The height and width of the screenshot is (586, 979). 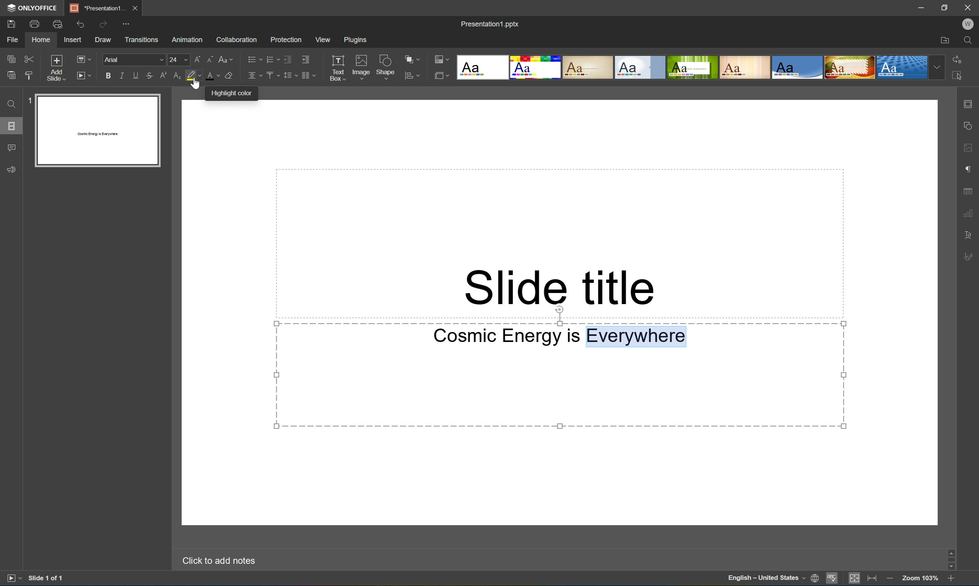 I want to click on Insert columns, so click(x=308, y=75).